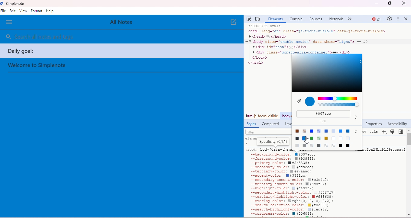 The height and width of the screenshot is (218, 411). What do you see at coordinates (283, 214) in the screenshot?
I see `wordpress-color` at bounding box center [283, 214].